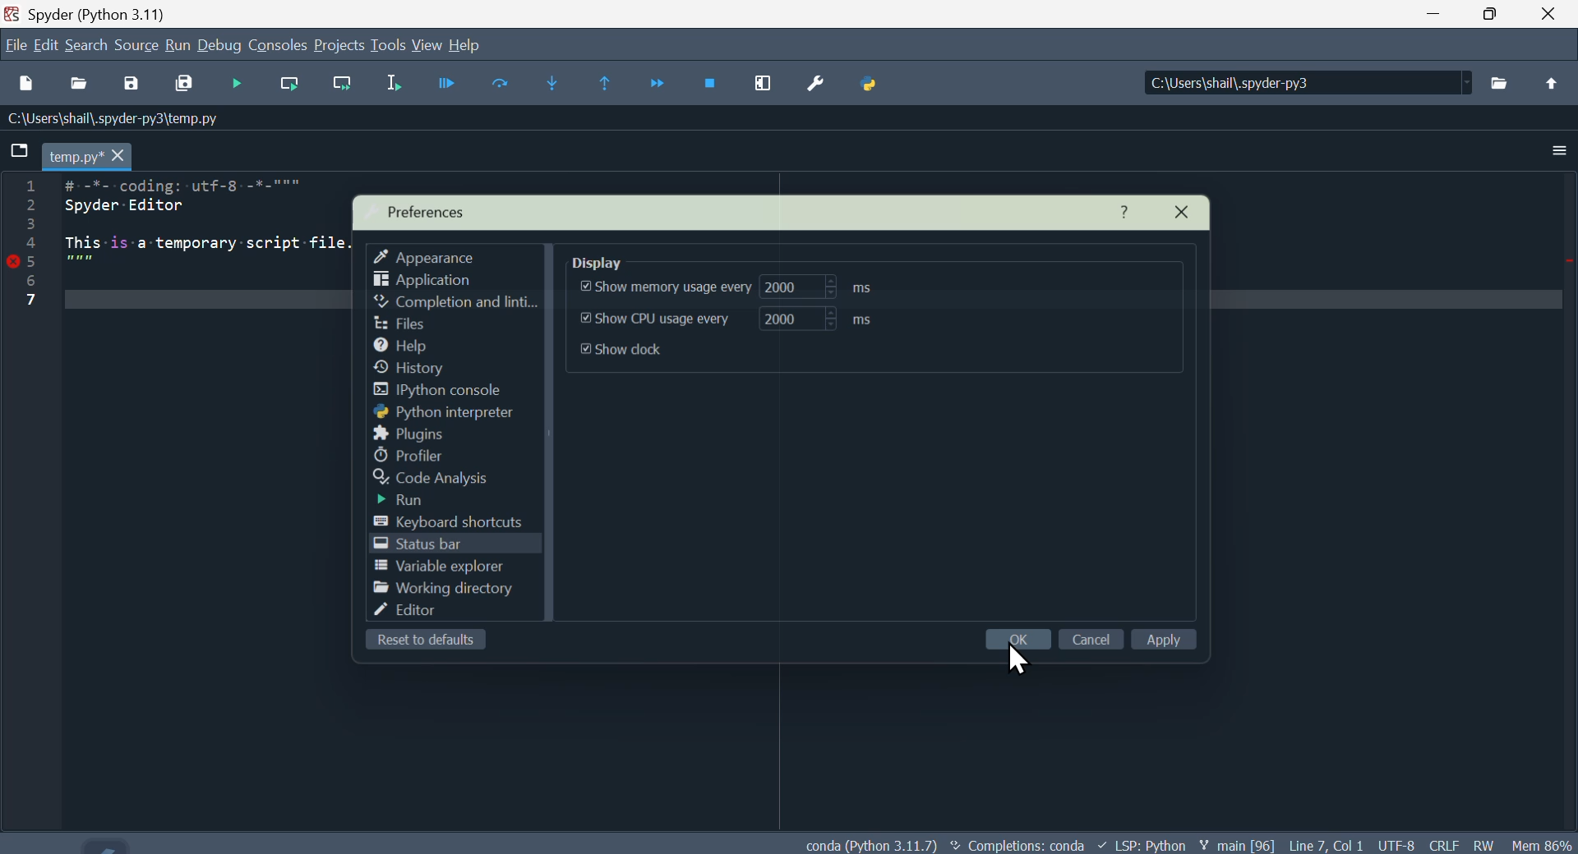 This screenshot has width=1578, height=854. Describe the element at coordinates (177, 44) in the screenshot. I see `` at that location.